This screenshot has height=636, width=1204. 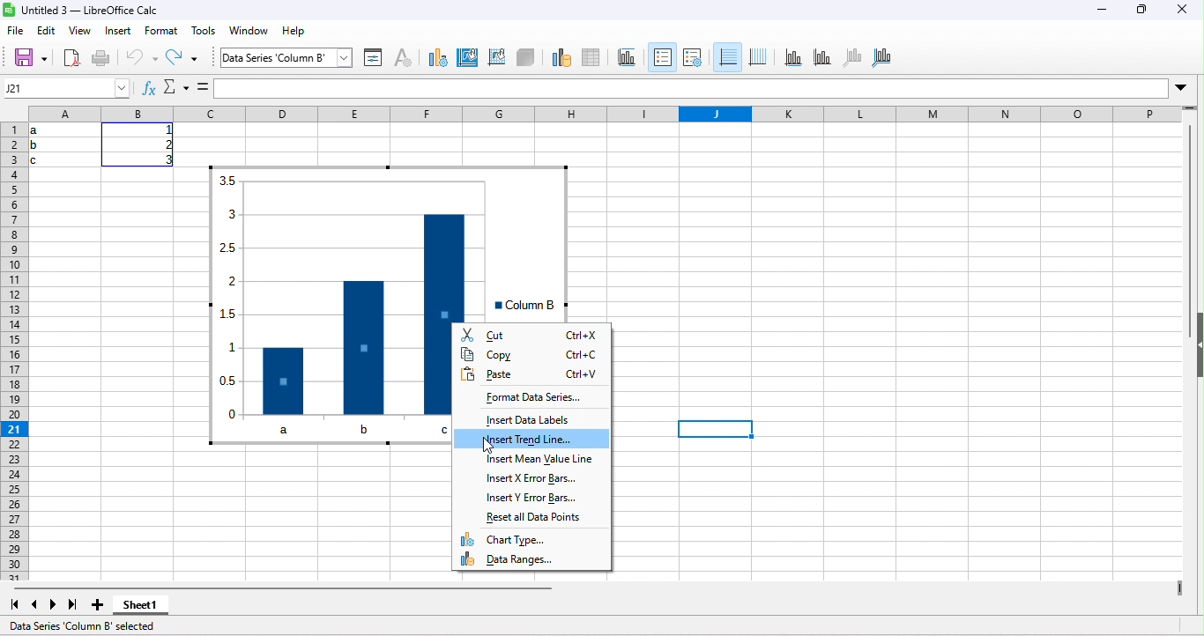 What do you see at coordinates (160, 32) in the screenshot?
I see `format` at bounding box center [160, 32].